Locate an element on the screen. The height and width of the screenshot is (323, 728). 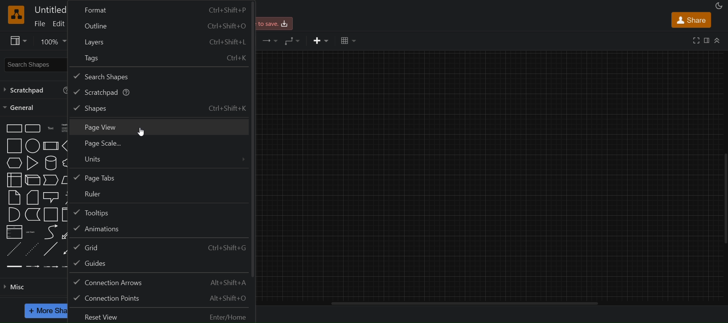
connection points is located at coordinates (162, 298).